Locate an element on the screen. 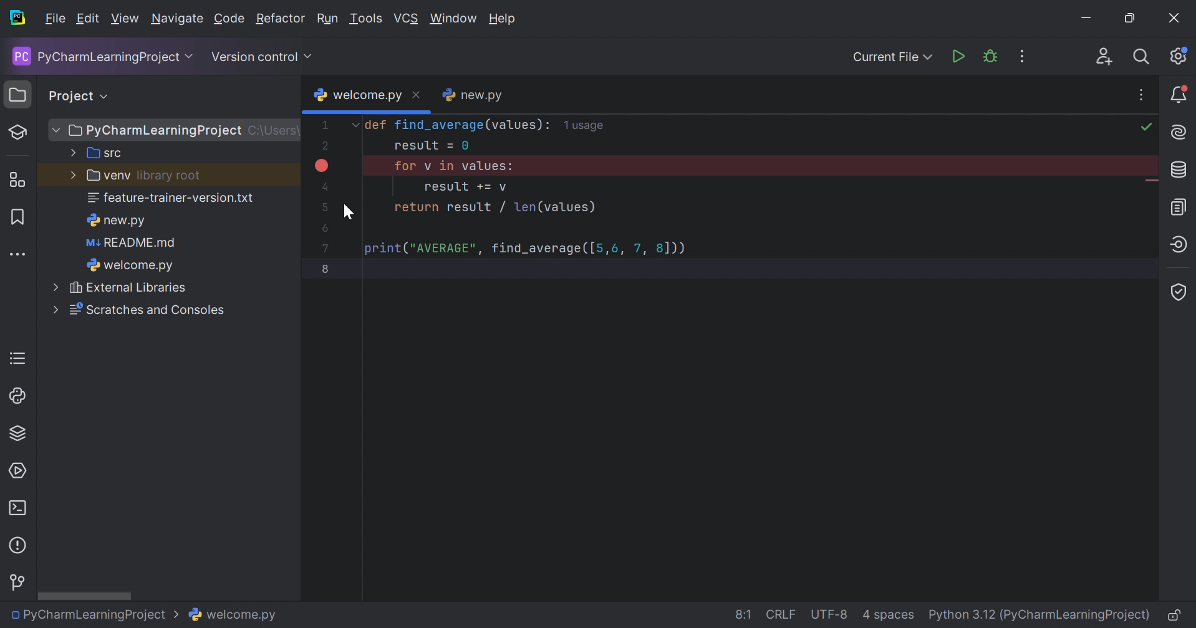 The height and width of the screenshot is (628, 1196). Endpoints is located at coordinates (1181, 245).